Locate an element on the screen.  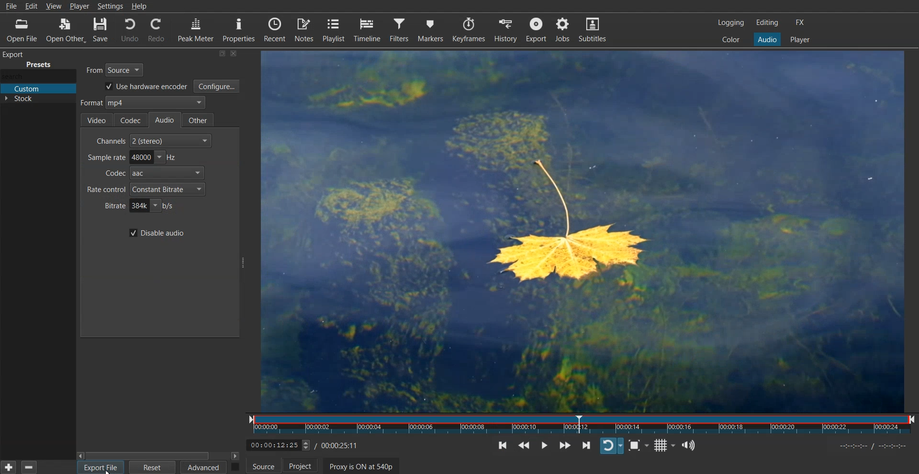
Source is located at coordinates (263, 467).